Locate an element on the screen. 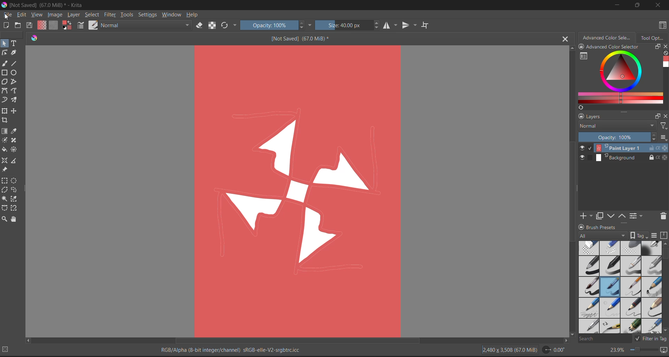  close is located at coordinates (658, 6).